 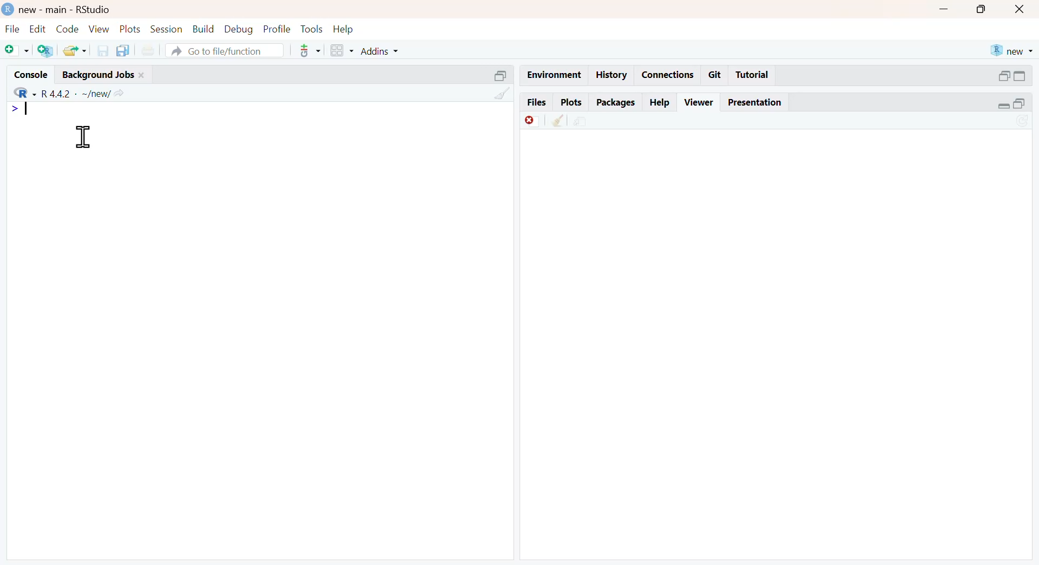 I want to click on share, so click(x=580, y=121).